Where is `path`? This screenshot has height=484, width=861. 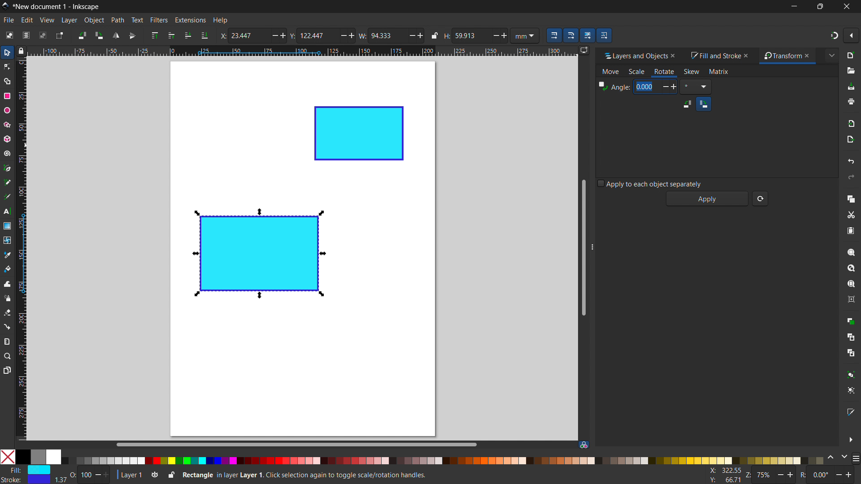 path is located at coordinates (117, 20).